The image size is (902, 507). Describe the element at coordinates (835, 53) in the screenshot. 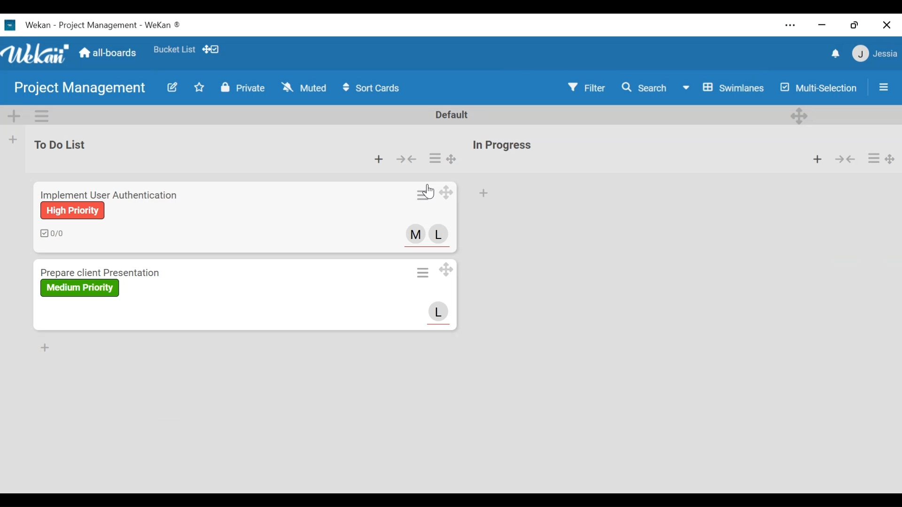

I see `notifications` at that location.